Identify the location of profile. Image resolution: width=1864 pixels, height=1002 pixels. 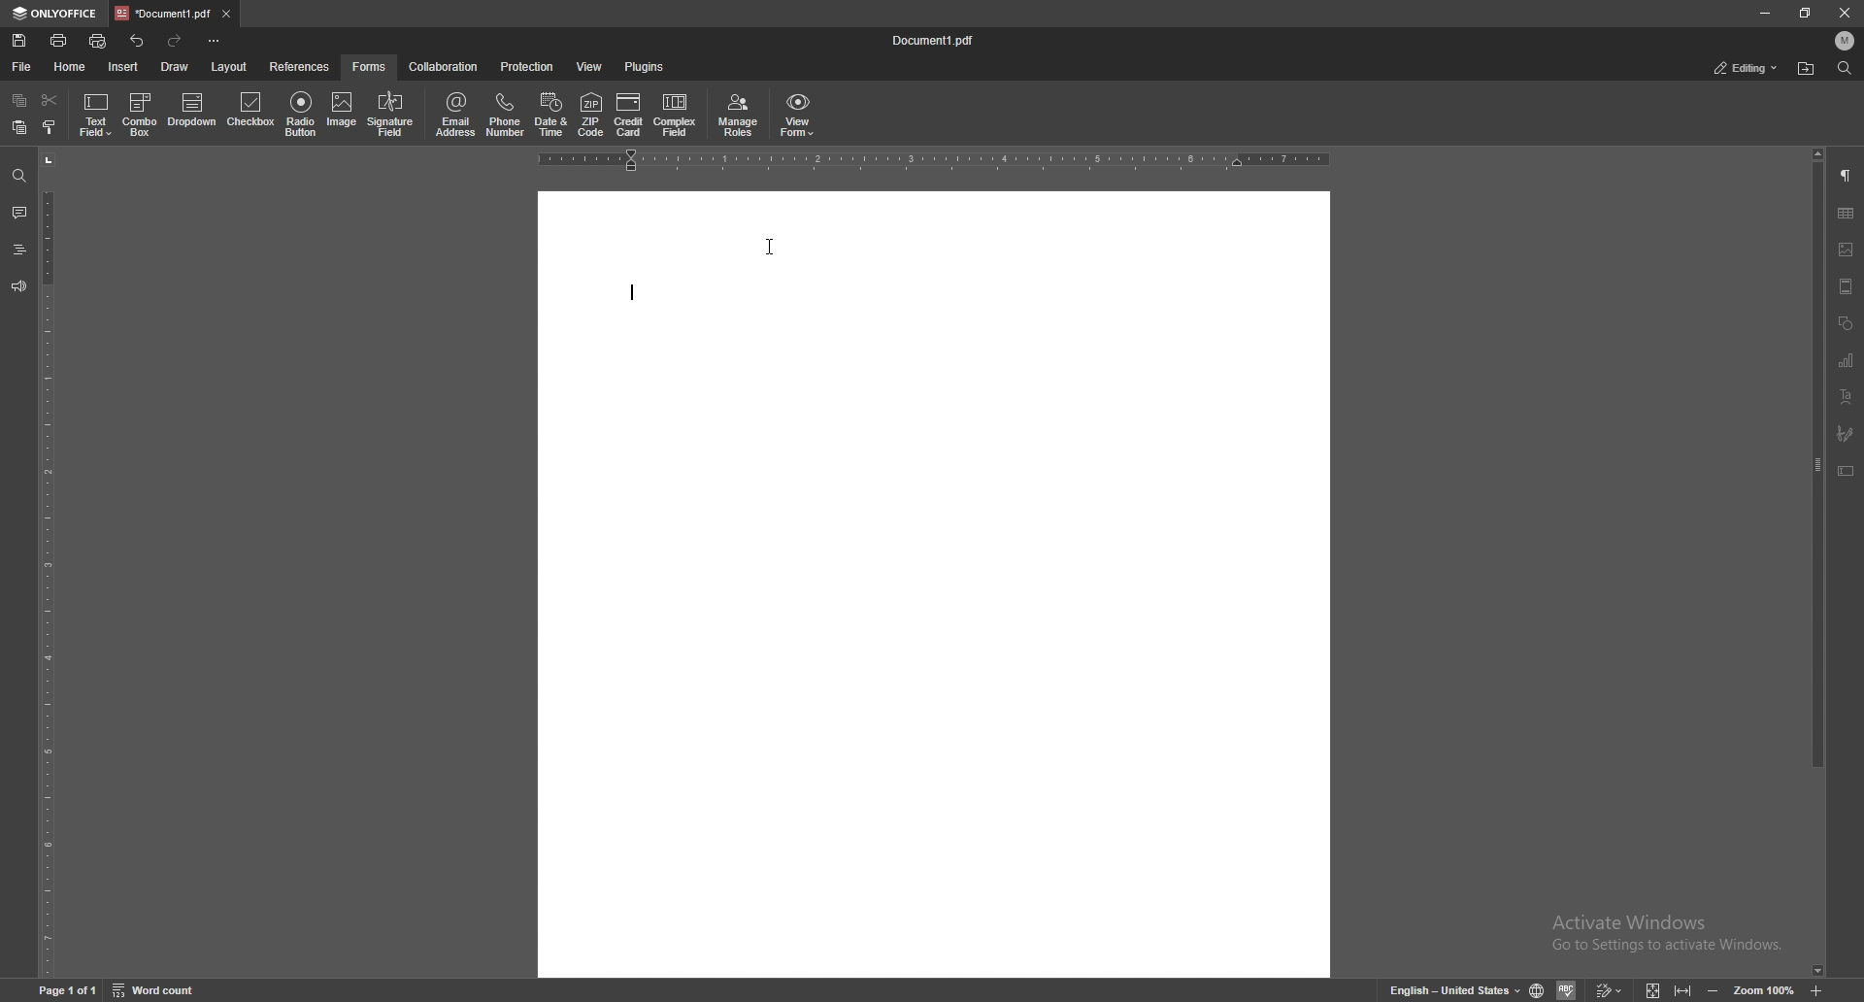
(1845, 40).